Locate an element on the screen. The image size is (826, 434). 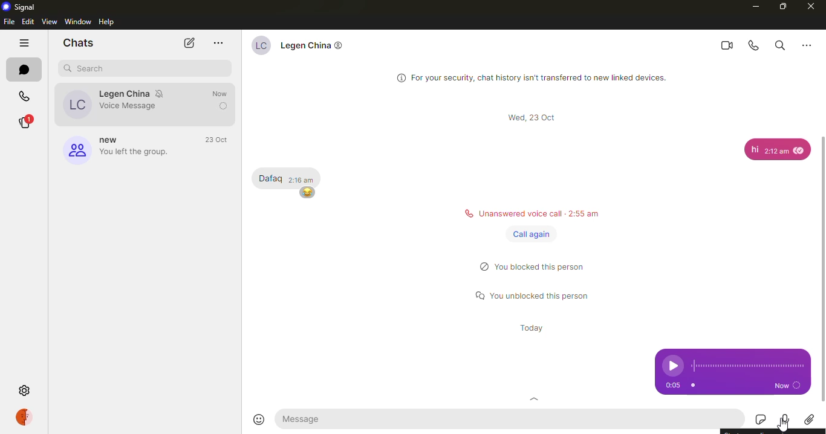
calls is located at coordinates (27, 96).